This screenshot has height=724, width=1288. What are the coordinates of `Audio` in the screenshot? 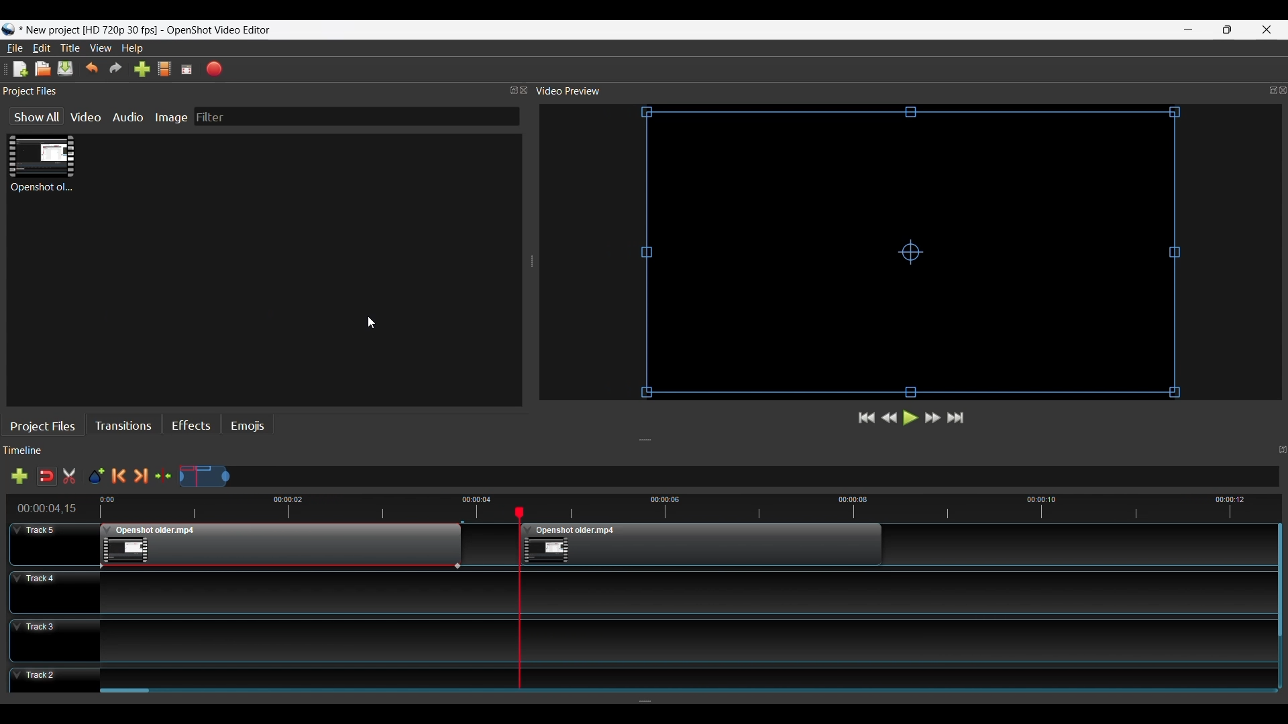 It's located at (130, 117).